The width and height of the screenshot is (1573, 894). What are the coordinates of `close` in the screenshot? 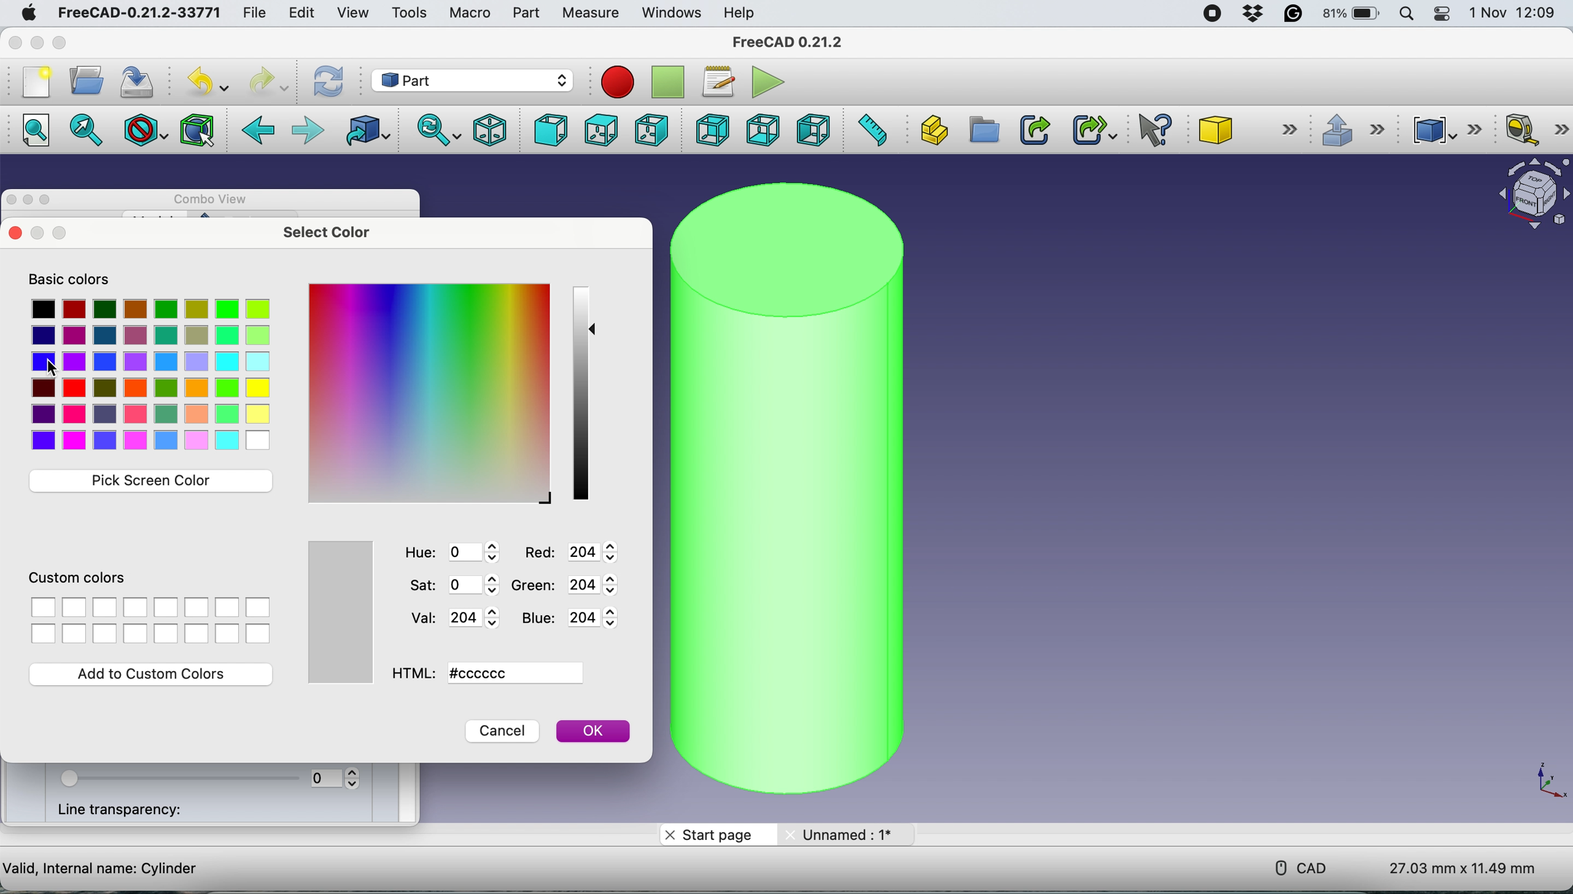 It's located at (15, 42).